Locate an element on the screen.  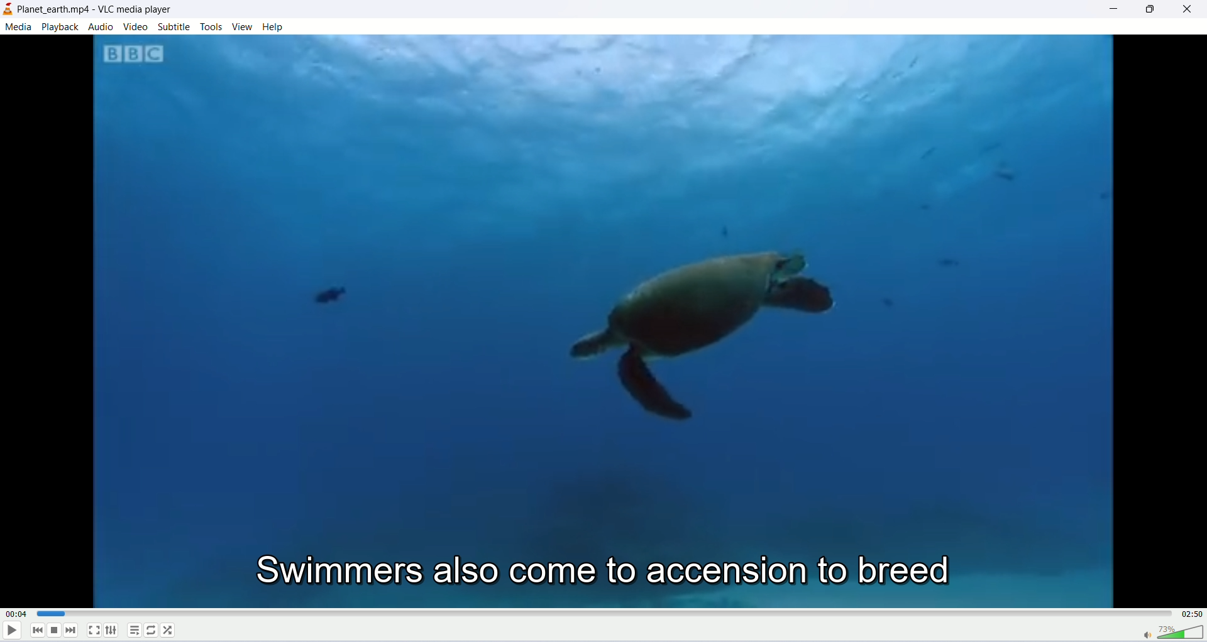
logo is located at coordinates (9, 8).